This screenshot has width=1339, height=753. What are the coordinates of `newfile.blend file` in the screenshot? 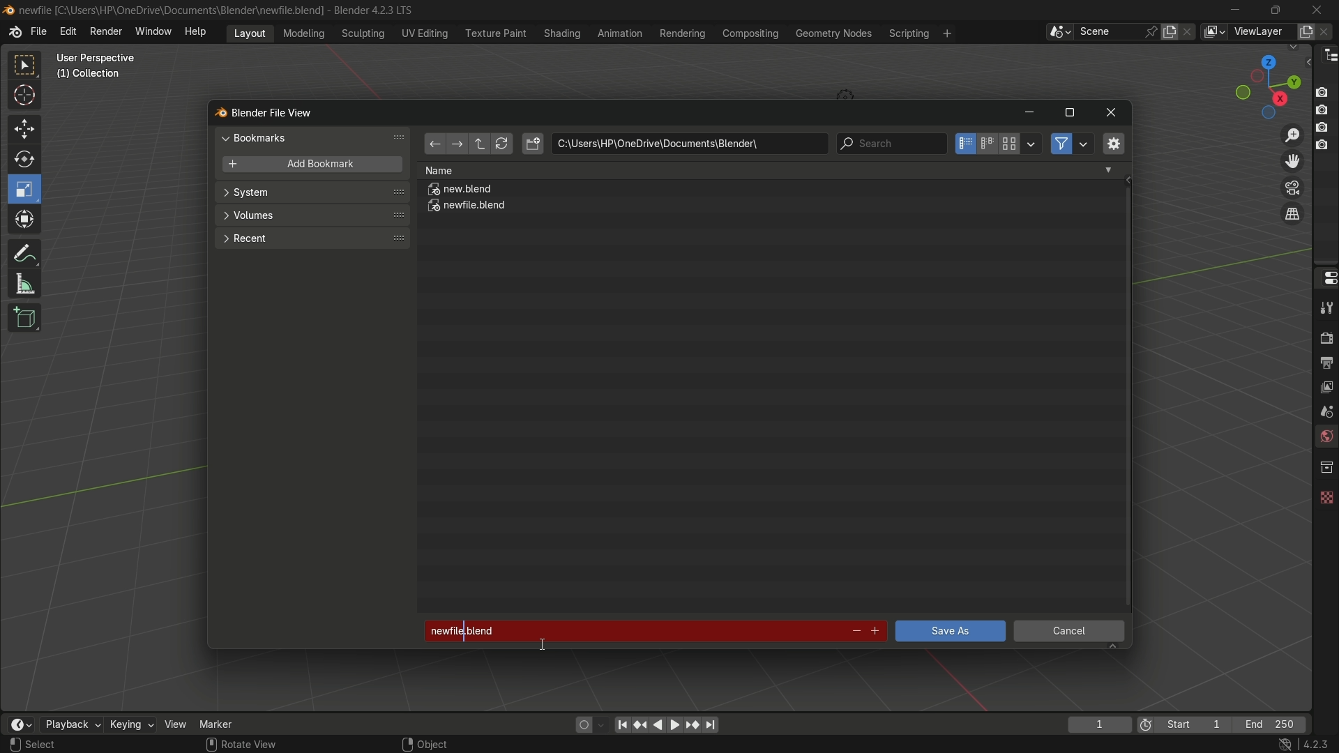 It's located at (468, 208).